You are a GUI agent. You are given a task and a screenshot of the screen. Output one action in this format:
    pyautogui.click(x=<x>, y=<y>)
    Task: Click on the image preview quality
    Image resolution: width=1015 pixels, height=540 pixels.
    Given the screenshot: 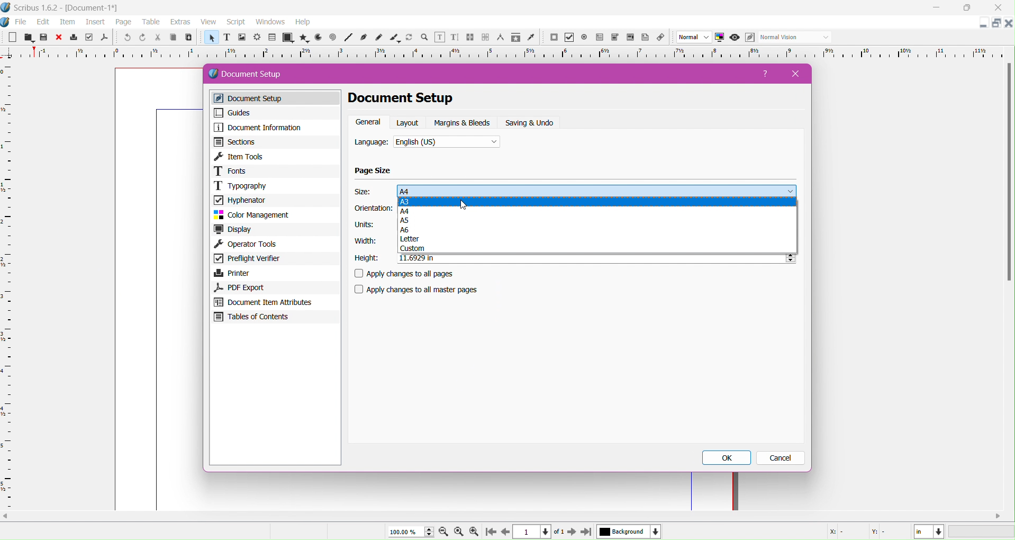 What is the action you would take?
    pyautogui.click(x=694, y=38)
    